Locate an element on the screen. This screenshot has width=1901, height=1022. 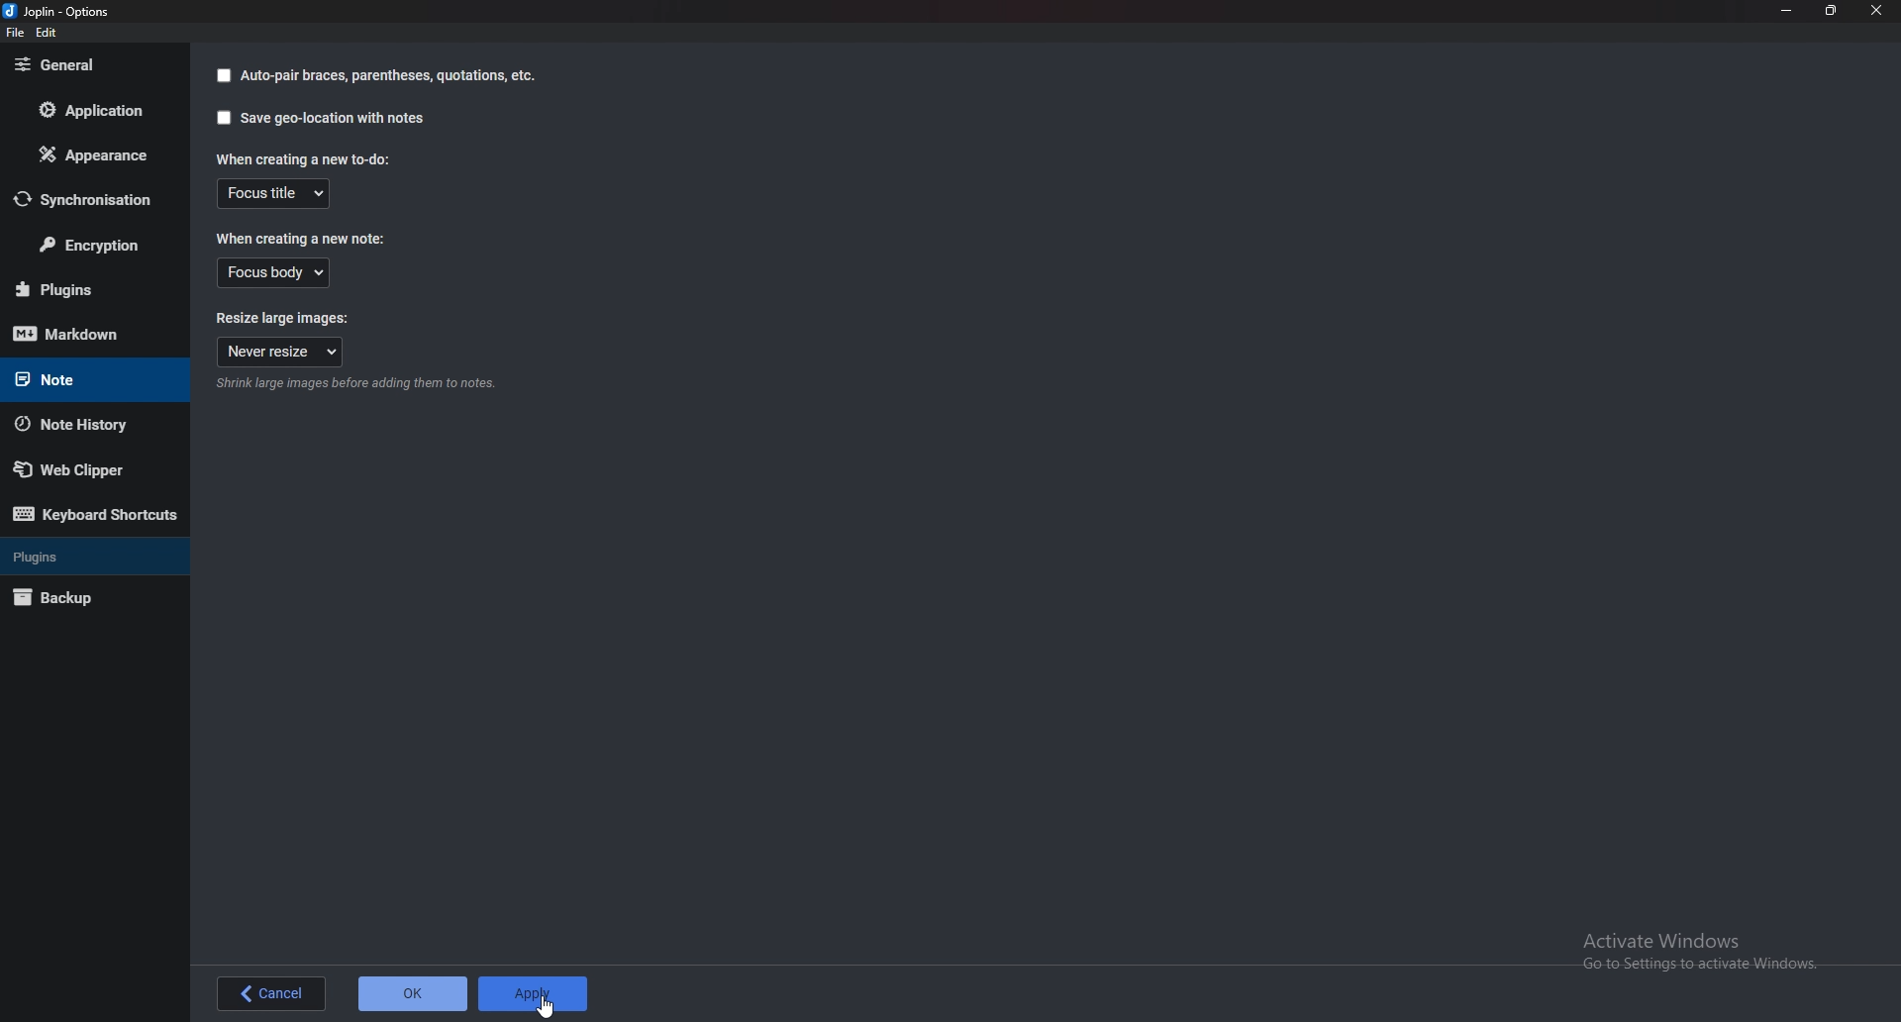
Synchronization is located at coordinates (92, 199).